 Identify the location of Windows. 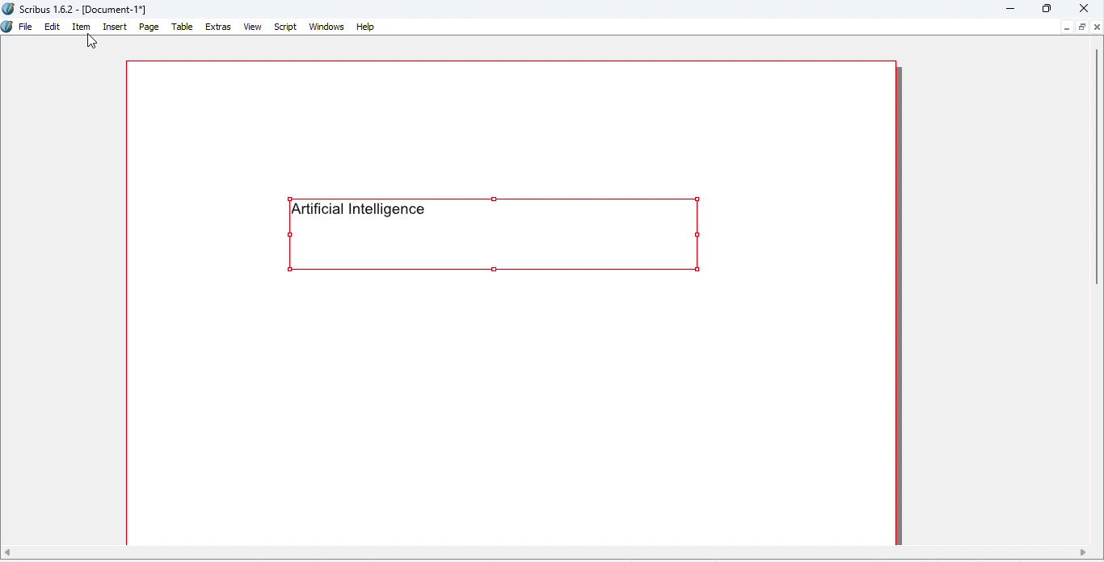
(327, 27).